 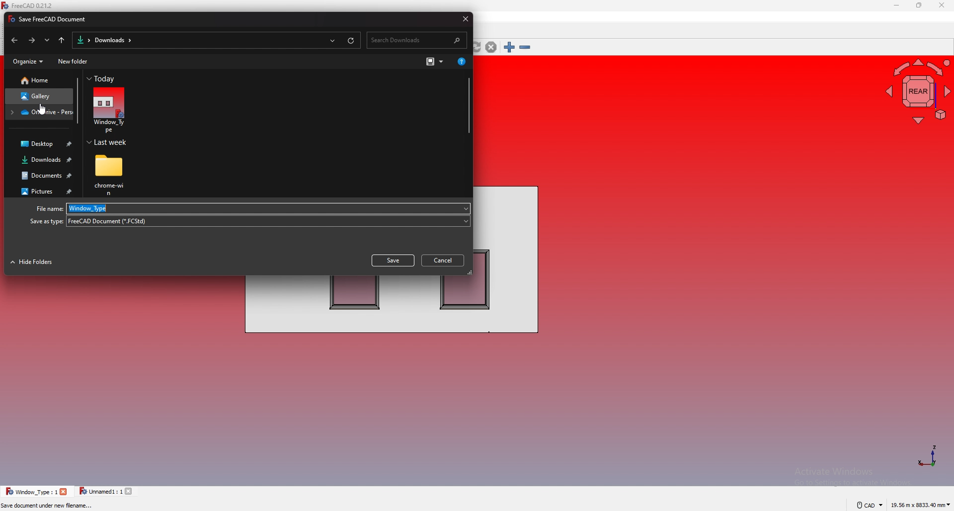 What do you see at coordinates (39, 80) in the screenshot?
I see `home` at bounding box center [39, 80].